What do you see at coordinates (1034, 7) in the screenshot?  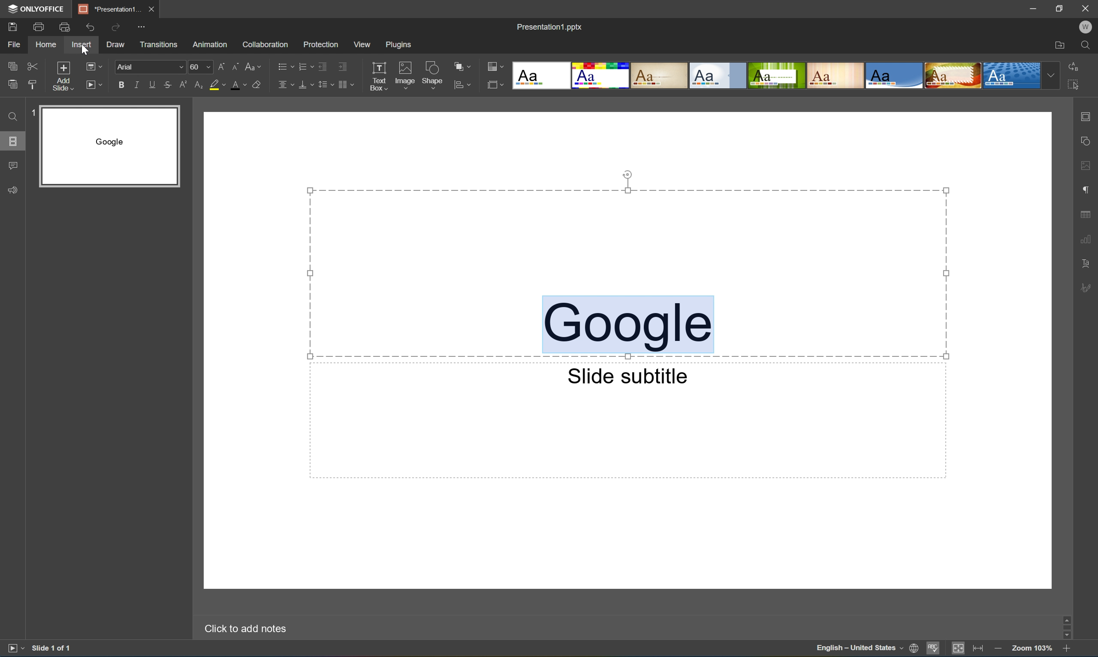 I see `Minimize` at bounding box center [1034, 7].